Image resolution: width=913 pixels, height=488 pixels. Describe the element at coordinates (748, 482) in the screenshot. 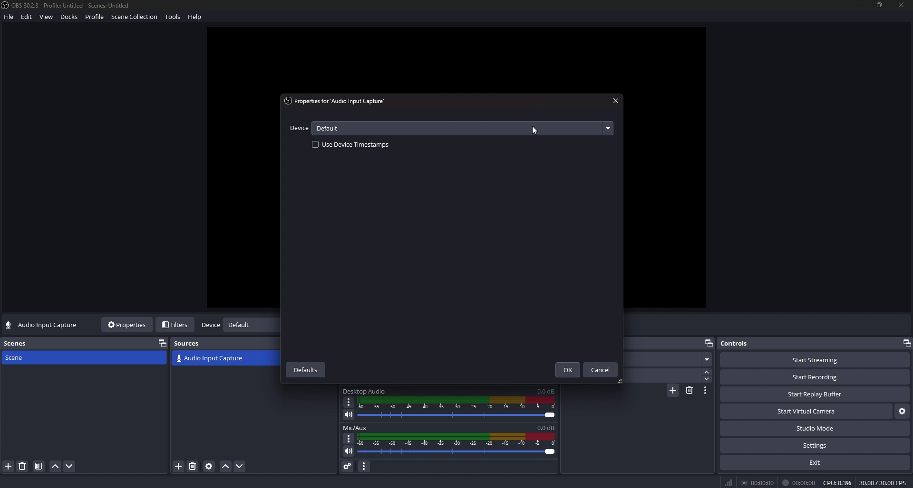

I see `® 00:00:00` at that location.